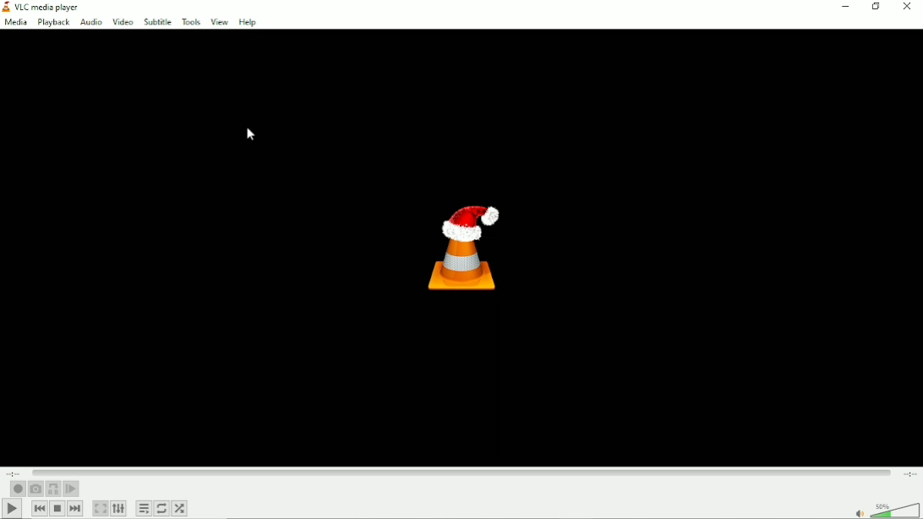  Describe the element at coordinates (217, 22) in the screenshot. I see `View` at that location.